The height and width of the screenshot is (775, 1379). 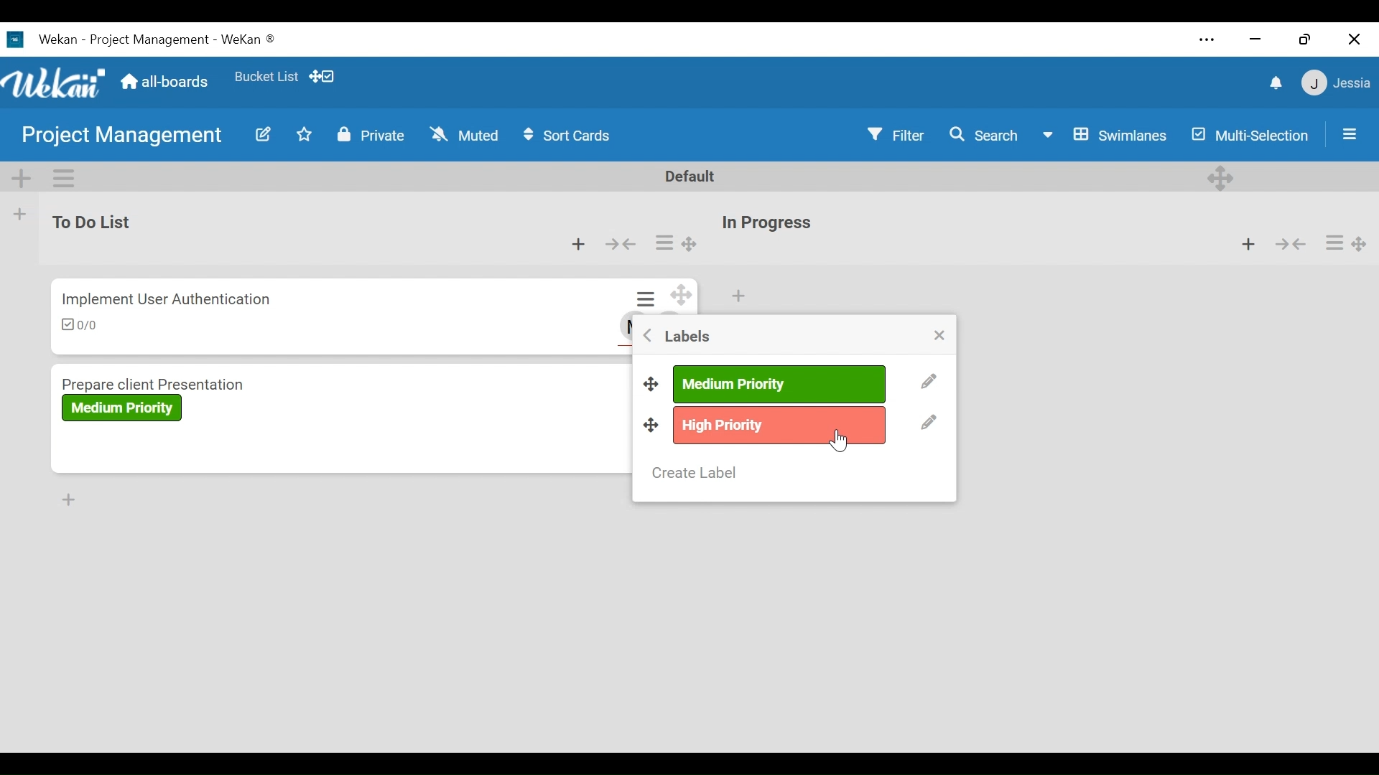 I want to click on Card Title, so click(x=160, y=299).